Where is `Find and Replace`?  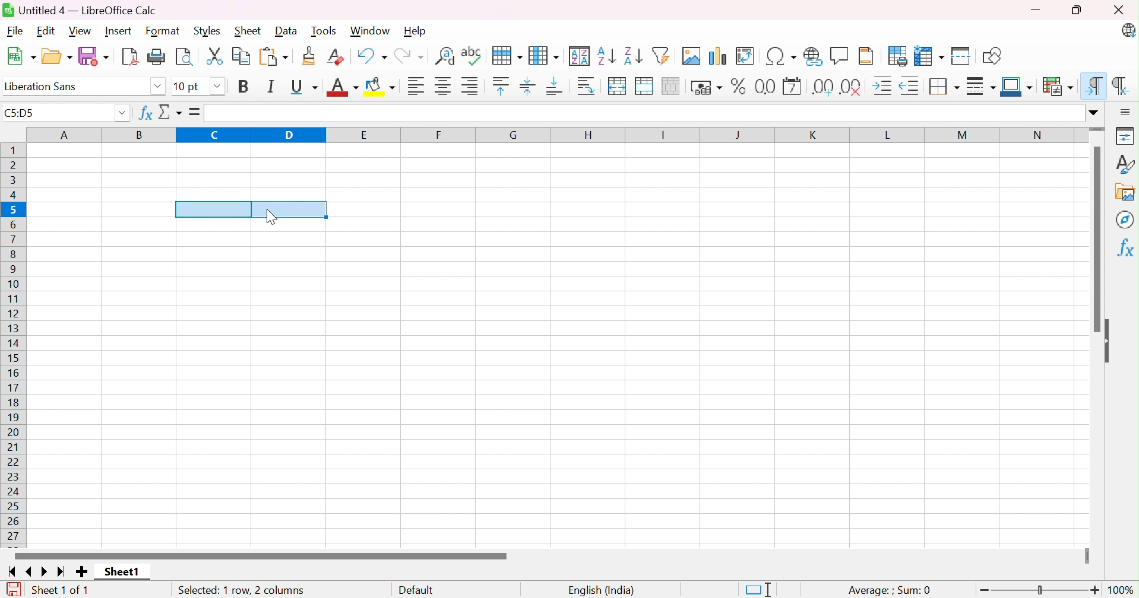 Find and Replace is located at coordinates (445, 56).